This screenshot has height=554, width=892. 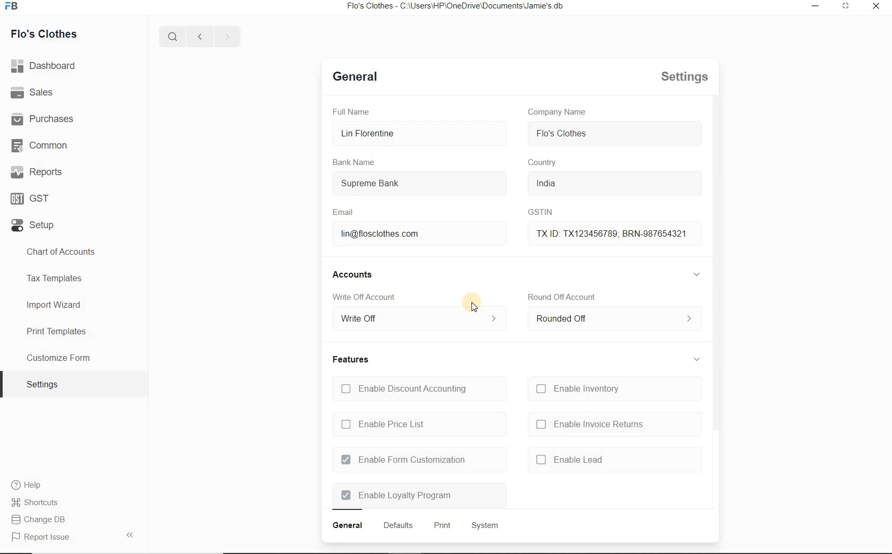 I want to click on Features, so click(x=348, y=360).